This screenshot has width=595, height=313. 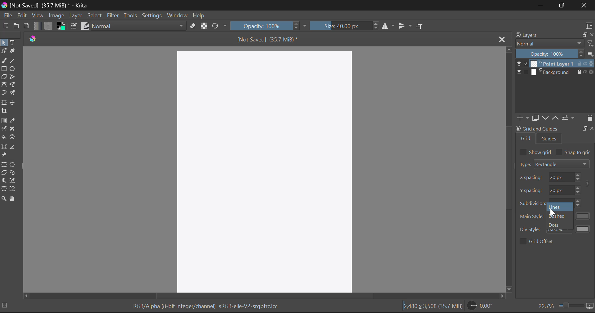 What do you see at coordinates (204, 25) in the screenshot?
I see `Lock Alpha` at bounding box center [204, 25].